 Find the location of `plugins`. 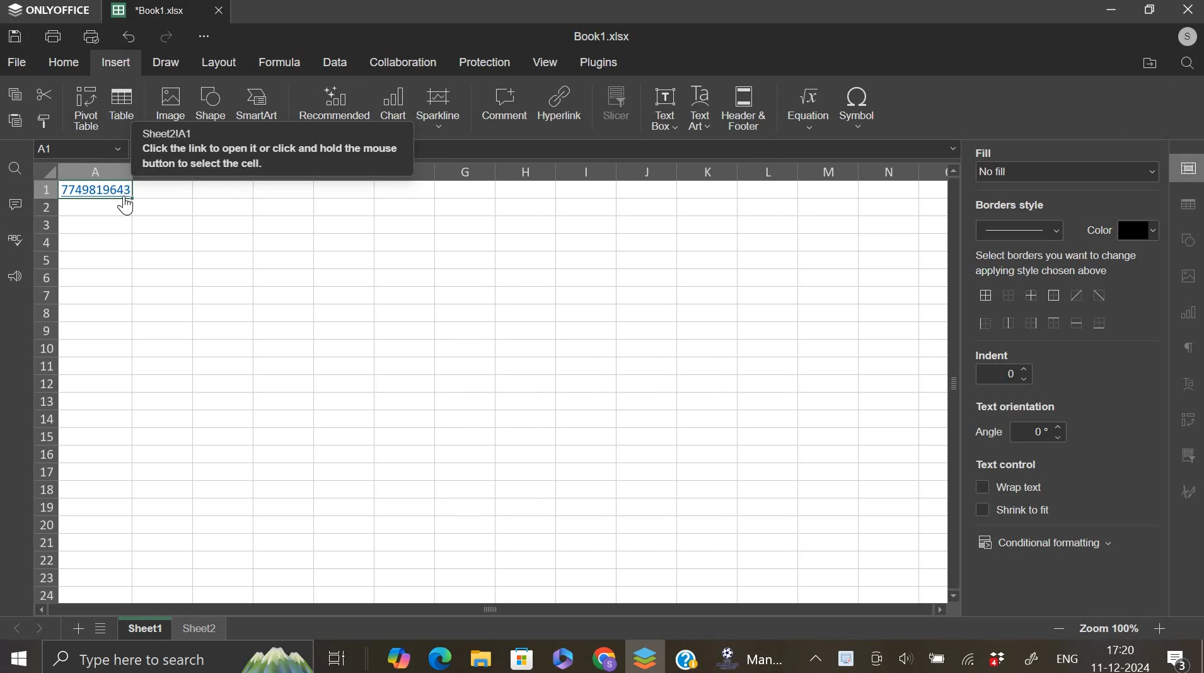

plugins is located at coordinates (598, 62).